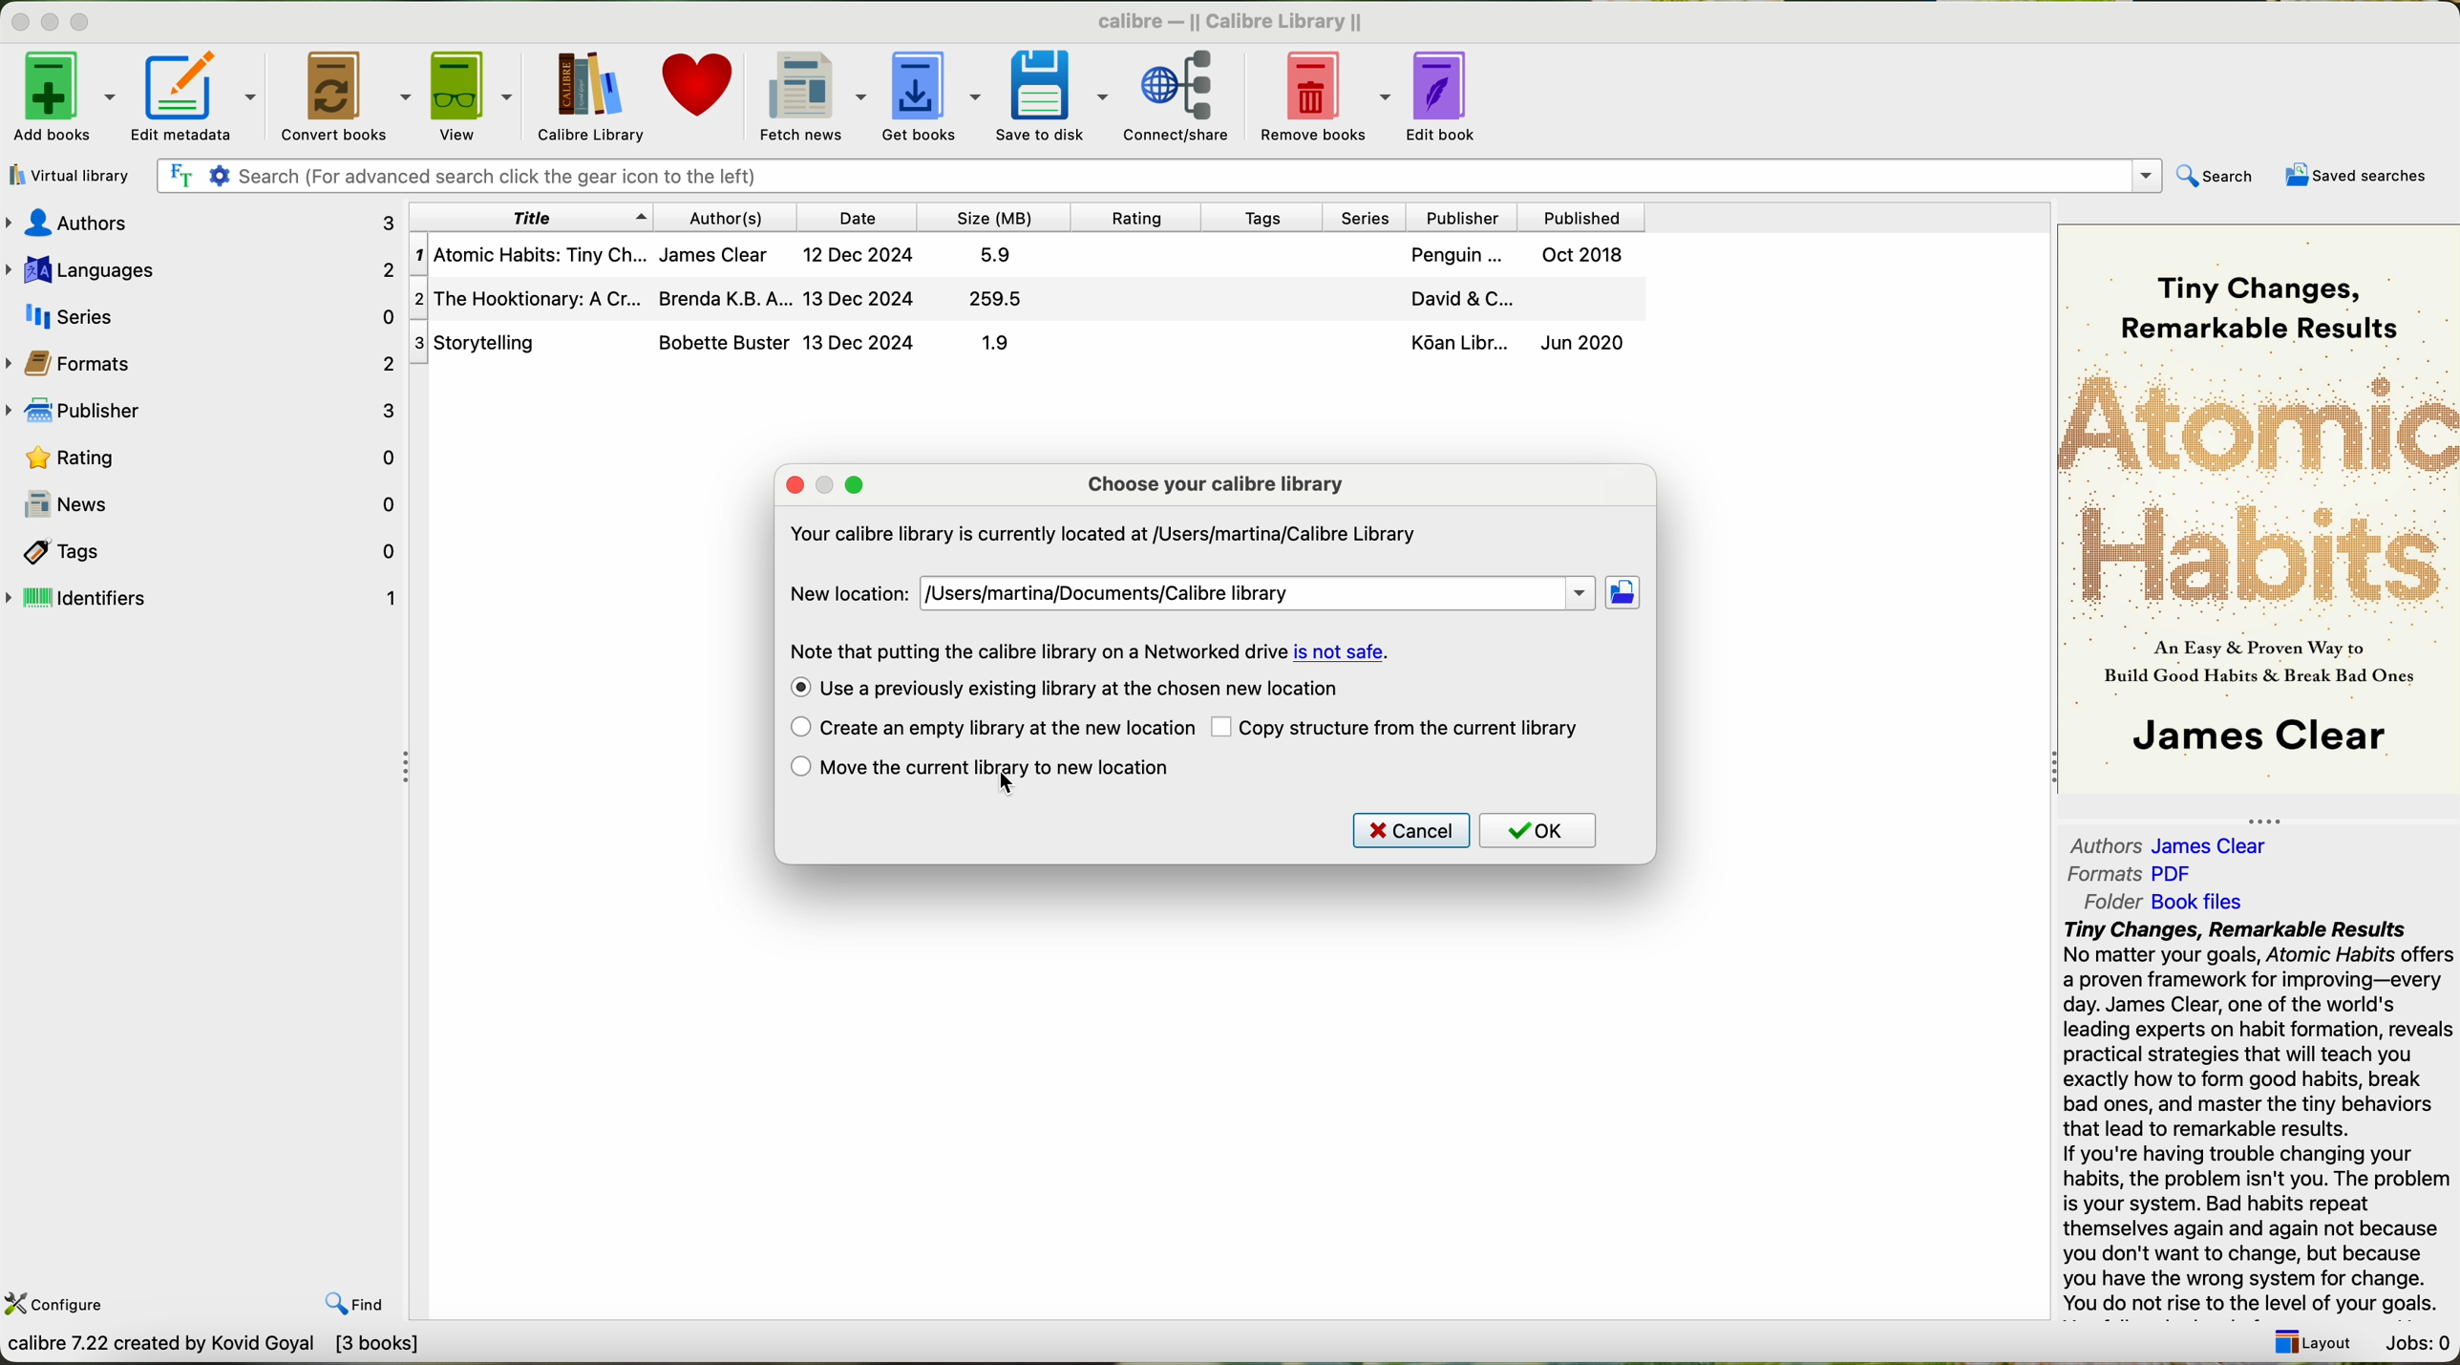 This screenshot has width=2460, height=1365. Describe the element at coordinates (826, 483) in the screenshot. I see `minimize` at that location.